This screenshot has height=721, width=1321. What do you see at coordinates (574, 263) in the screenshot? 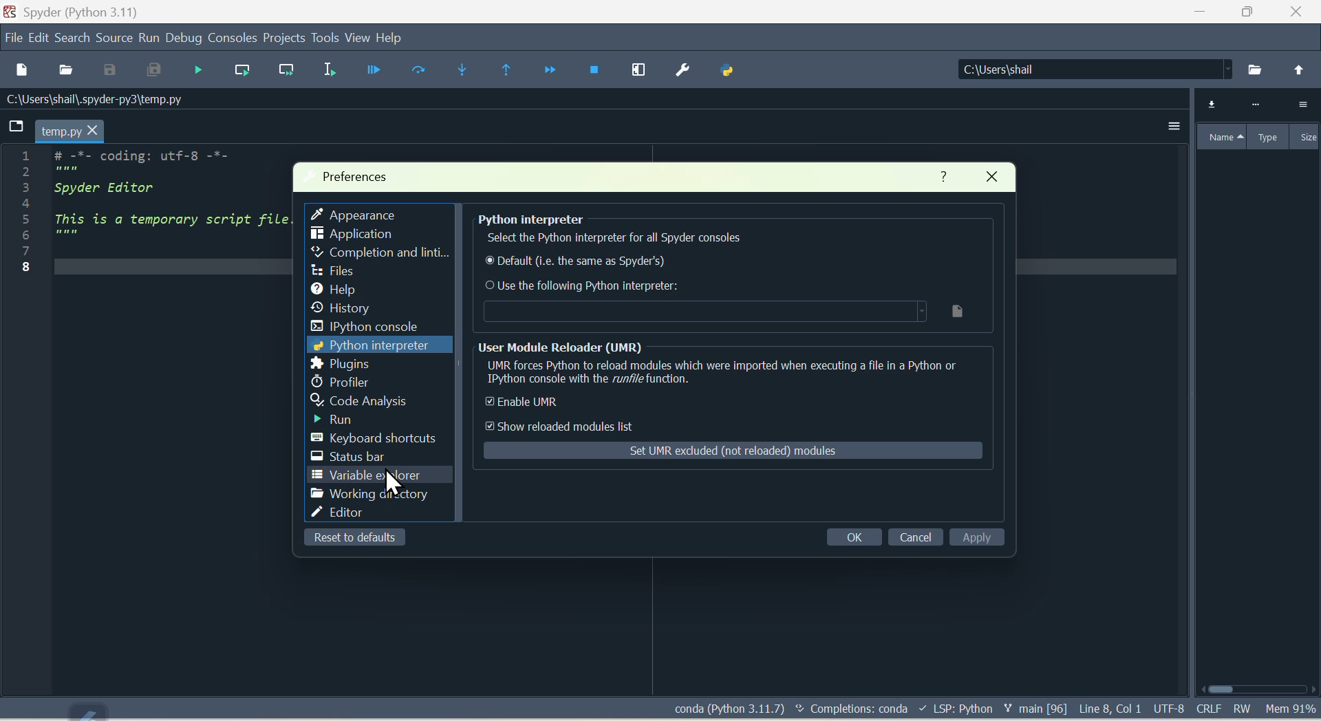
I see `Default (i.e. the same as Spyder's)` at bounding box center [574, 263].